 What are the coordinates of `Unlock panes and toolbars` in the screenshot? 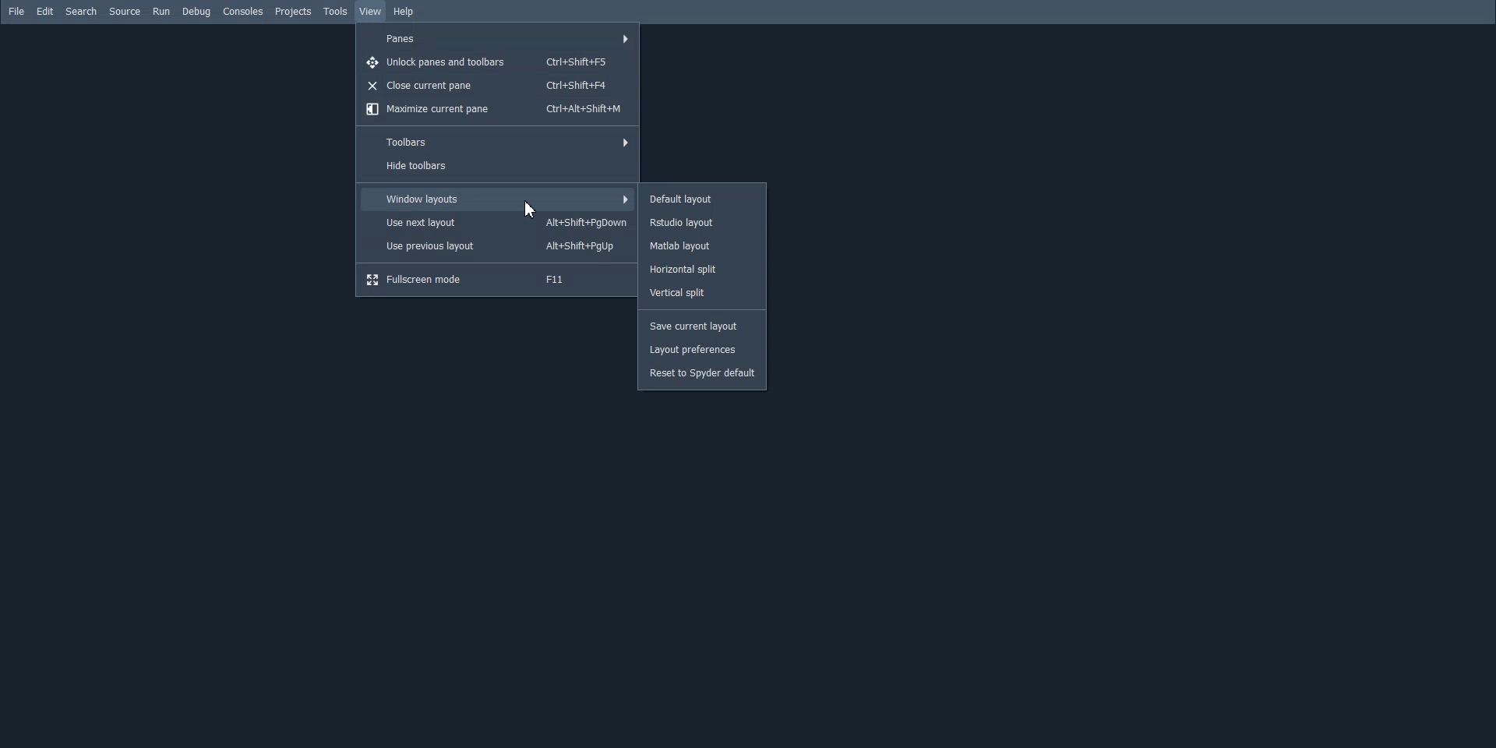 It's located at (495, 63).